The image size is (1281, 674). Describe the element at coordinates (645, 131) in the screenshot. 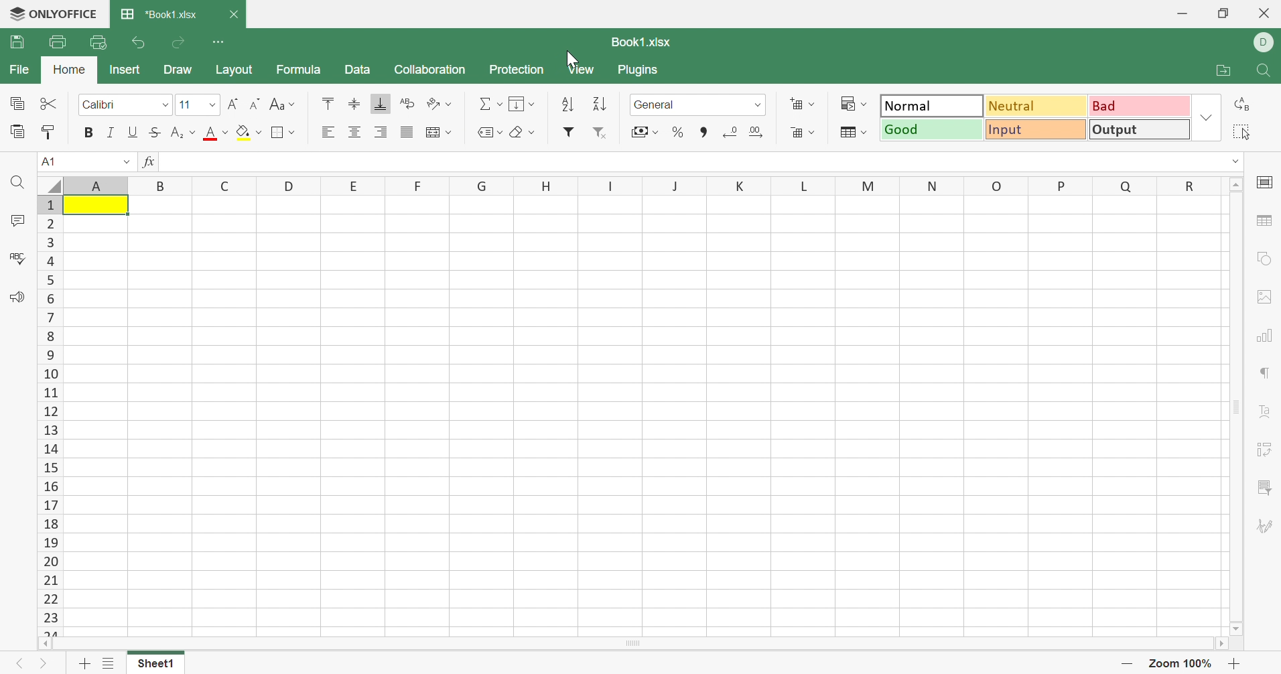

I see `Accounting style` at that location.